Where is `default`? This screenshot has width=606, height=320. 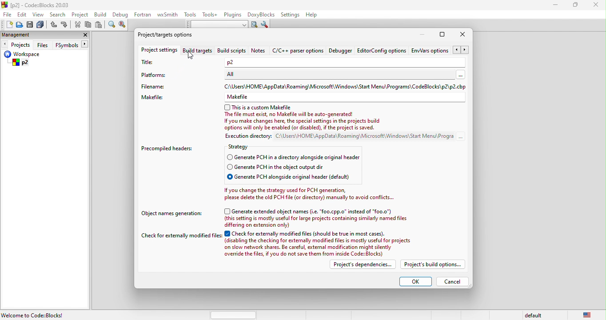 default is located at coordinates (532, 315).